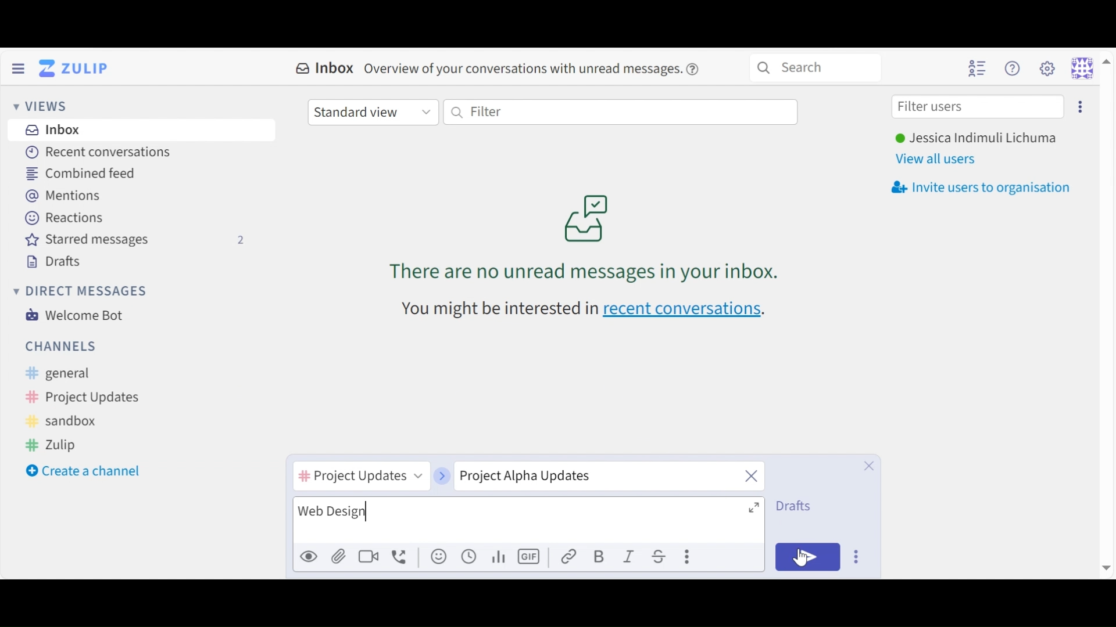 Image resolution: width=1116 pixels, height=627 pixels. I want to click on Cursor, so click(802, 557).